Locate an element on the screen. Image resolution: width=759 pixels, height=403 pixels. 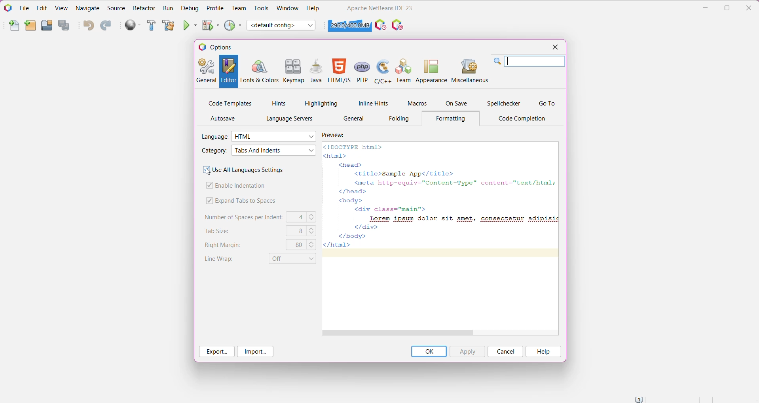
Debug is located at coordinates (189, 8).